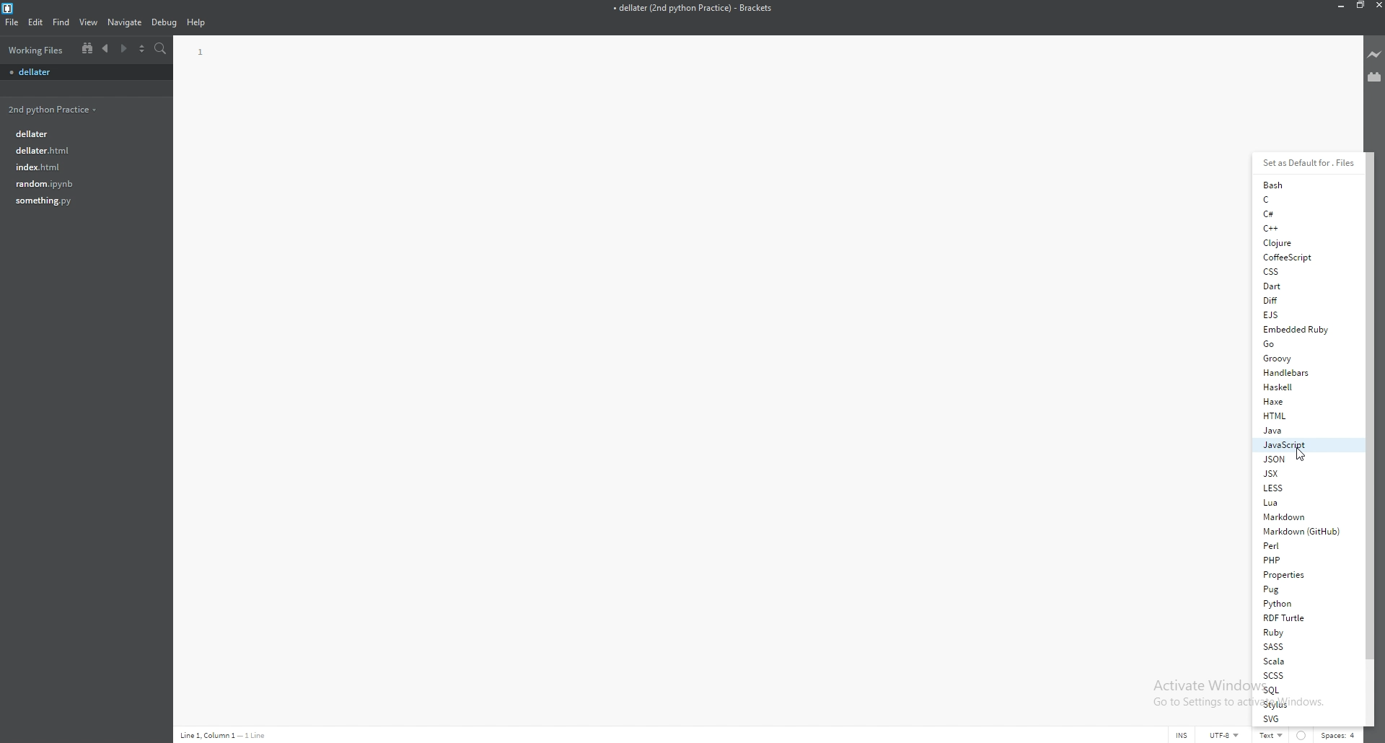  What do you see at coordinates (1300, 719) in the screenshot?
I see `svg` at bounding box center [1300, 719].